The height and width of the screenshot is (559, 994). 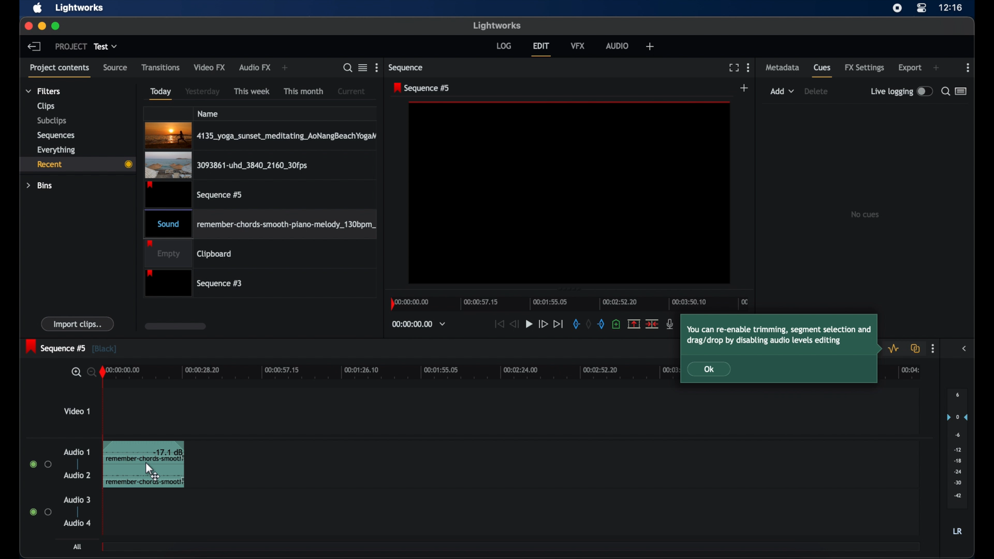 I want to click on yesterday, so click(x=202, y=92).